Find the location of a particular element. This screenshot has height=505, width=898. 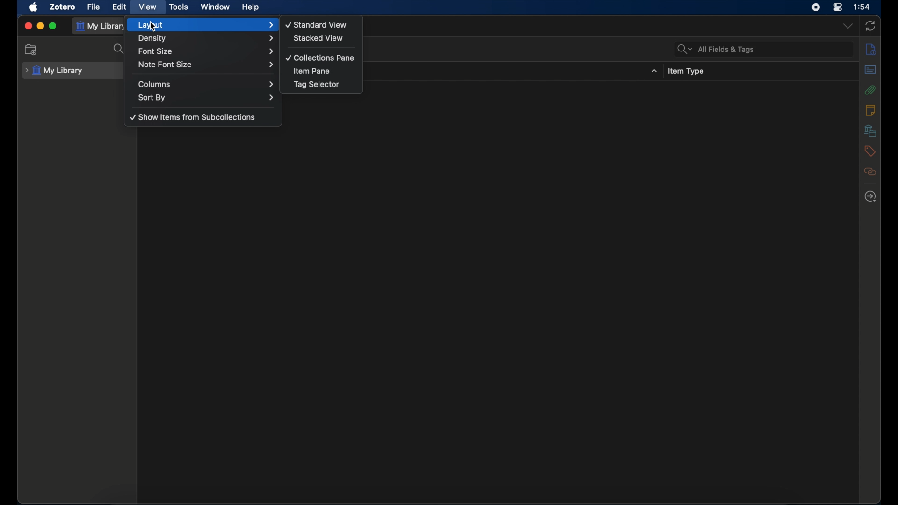

close is located at coordinates (27, 26).